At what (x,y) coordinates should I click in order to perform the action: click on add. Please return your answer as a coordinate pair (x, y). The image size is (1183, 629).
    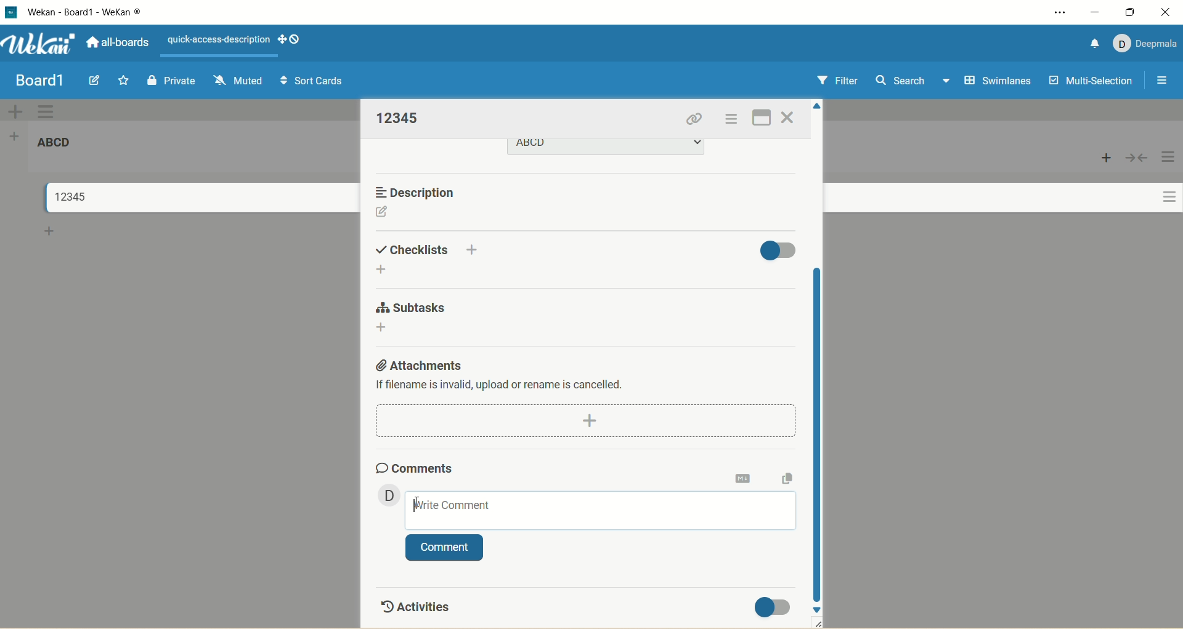
    Looking at the image, I should click on (385, 270).